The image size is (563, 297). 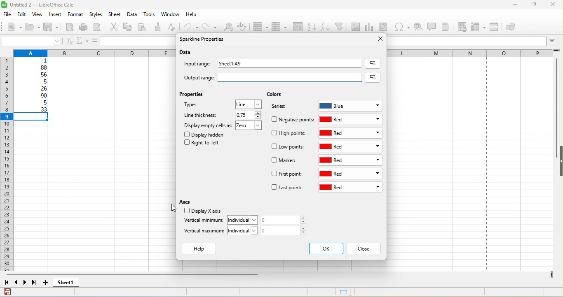 What do you see at coordinates (350, 174) in the screenshot?
I see `red` at bounding box center [350, 174].